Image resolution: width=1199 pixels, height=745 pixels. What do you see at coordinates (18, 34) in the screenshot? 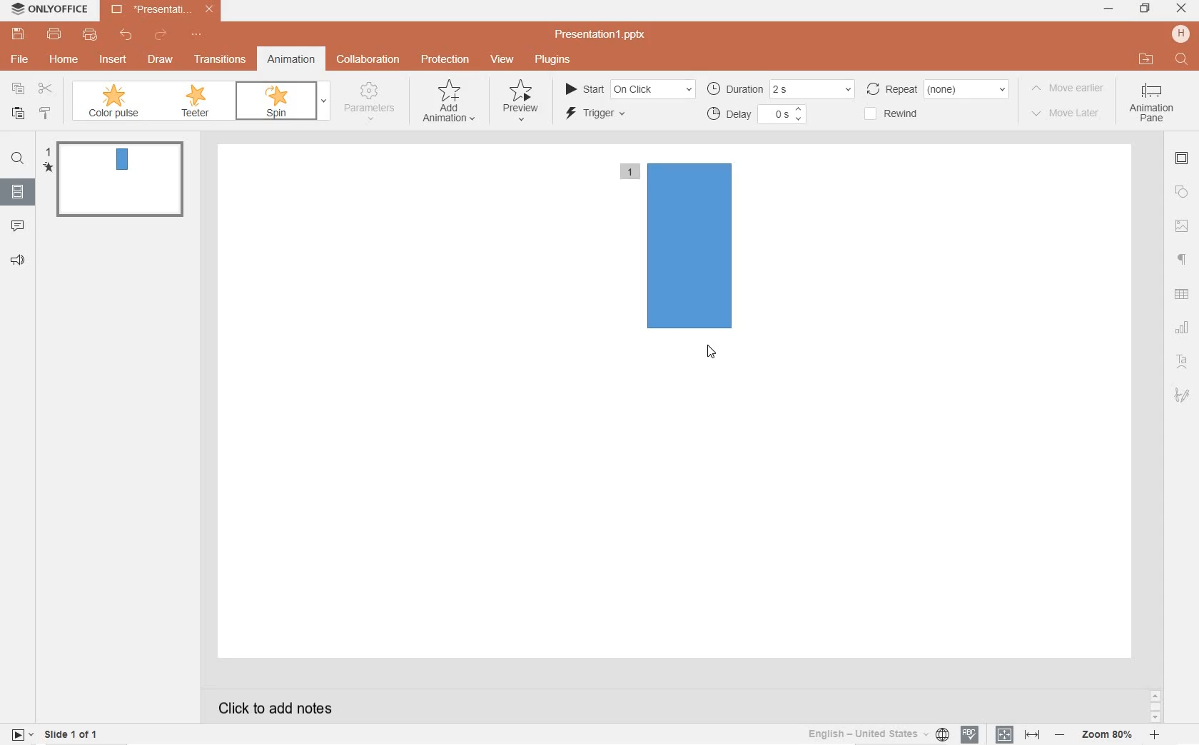
I see `save` at bounding box center [18, 34].